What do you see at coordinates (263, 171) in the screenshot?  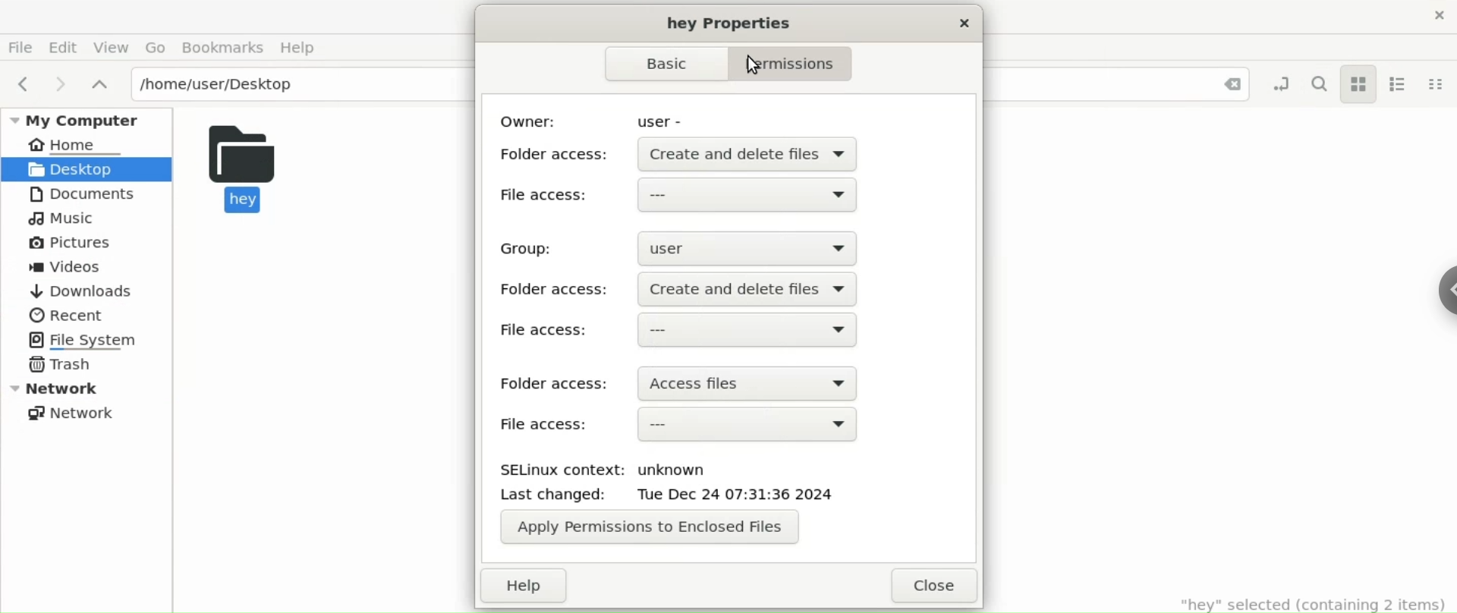 I see `hey` at bounding box center [263, 171].